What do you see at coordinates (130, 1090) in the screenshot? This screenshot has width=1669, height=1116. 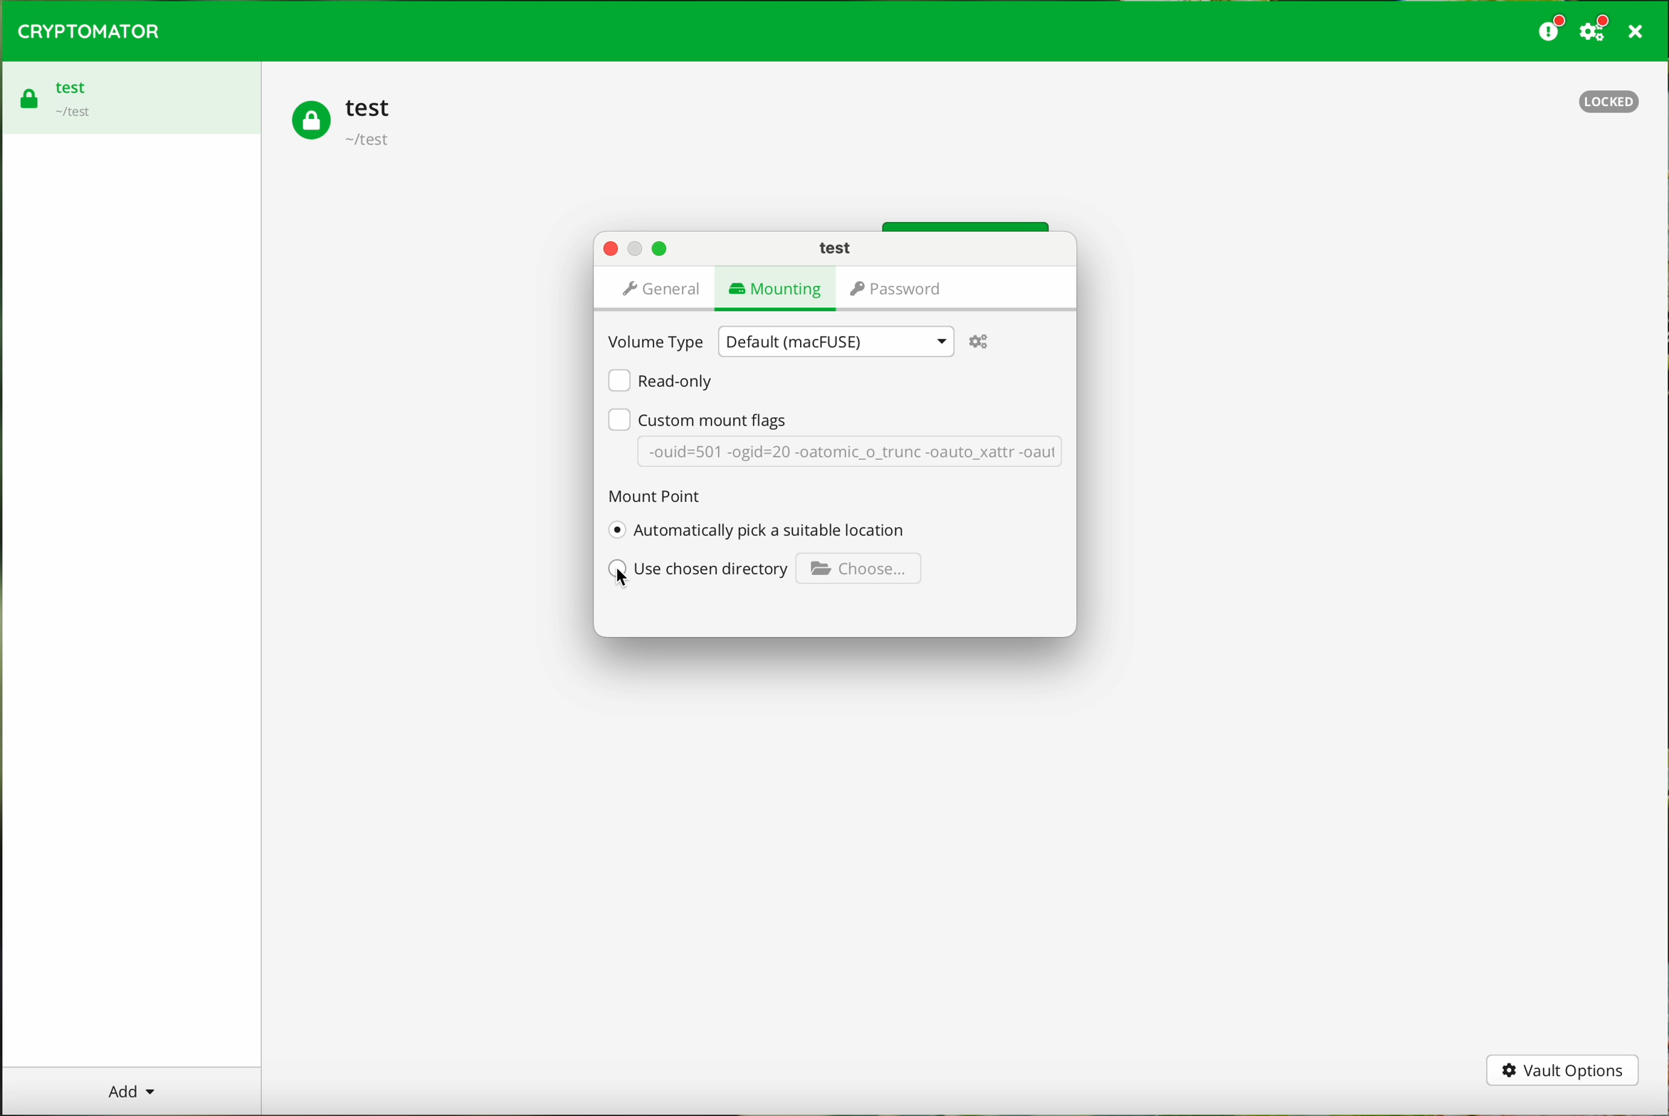 I see `add button` at bounding box center [130, 1090].